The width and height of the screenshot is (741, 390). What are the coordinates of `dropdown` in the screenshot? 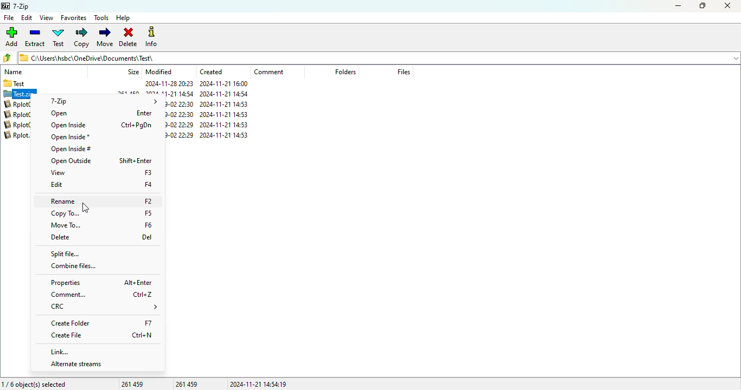 It's located at (736, 57).